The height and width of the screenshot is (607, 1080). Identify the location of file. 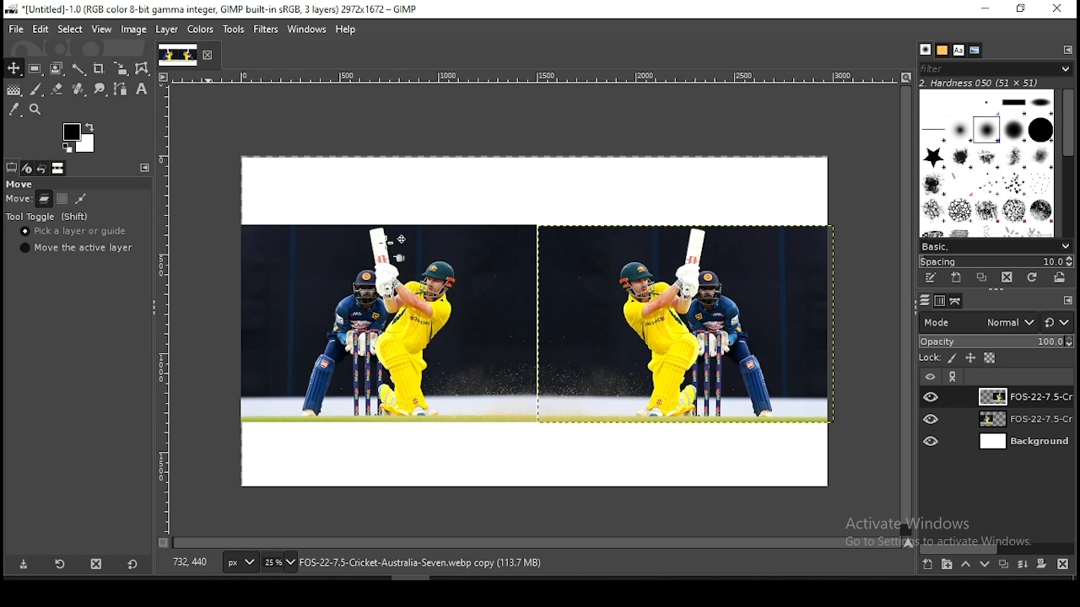
(16, 28).